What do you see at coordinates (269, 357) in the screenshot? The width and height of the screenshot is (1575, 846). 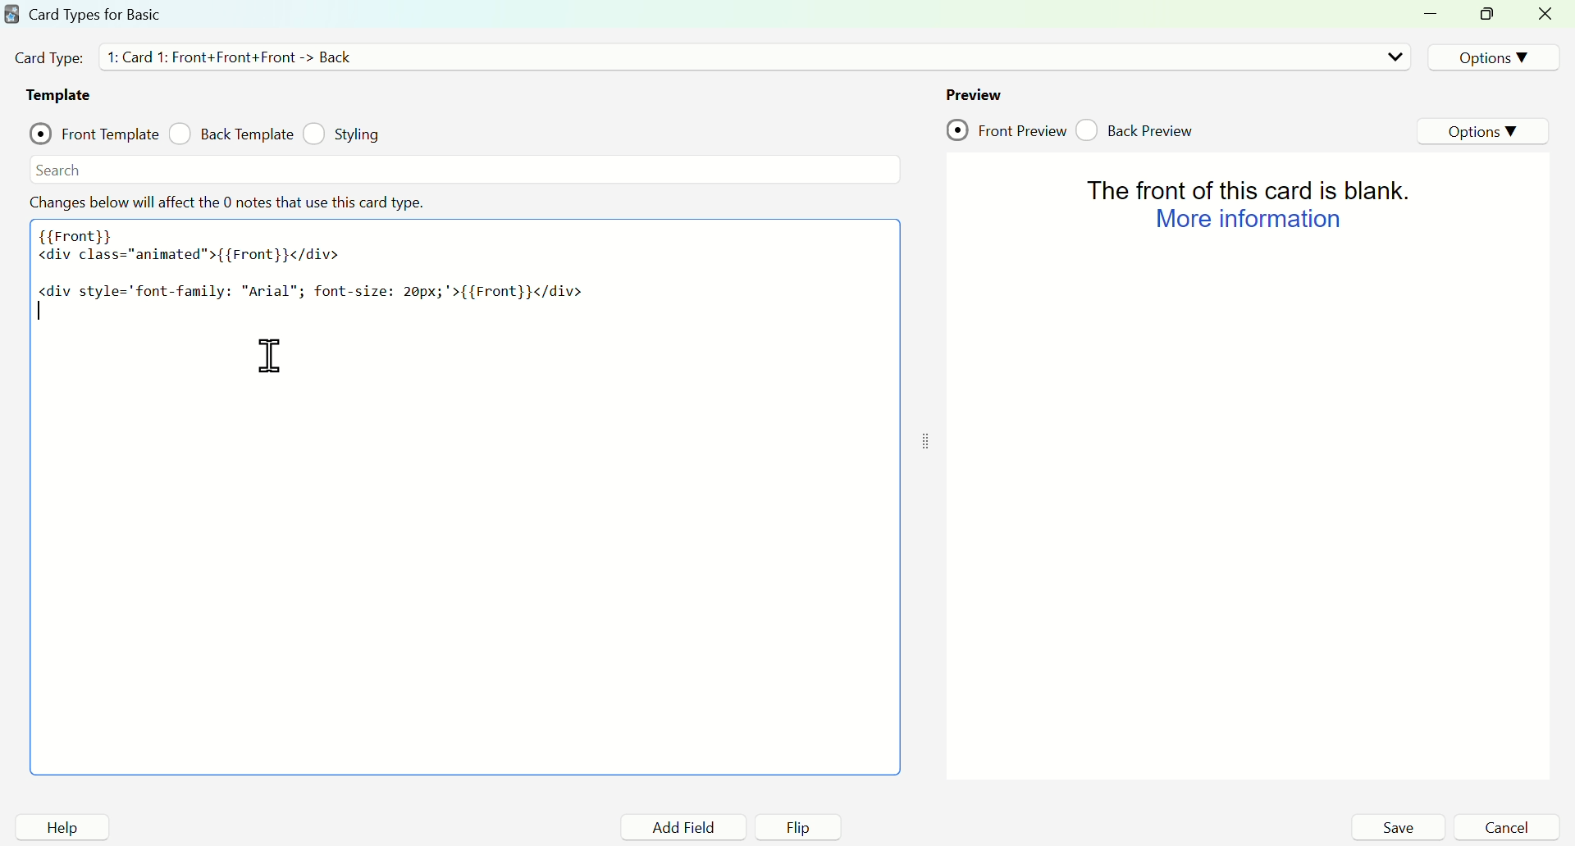 I see `cursor` at bounding box center [269, 357].